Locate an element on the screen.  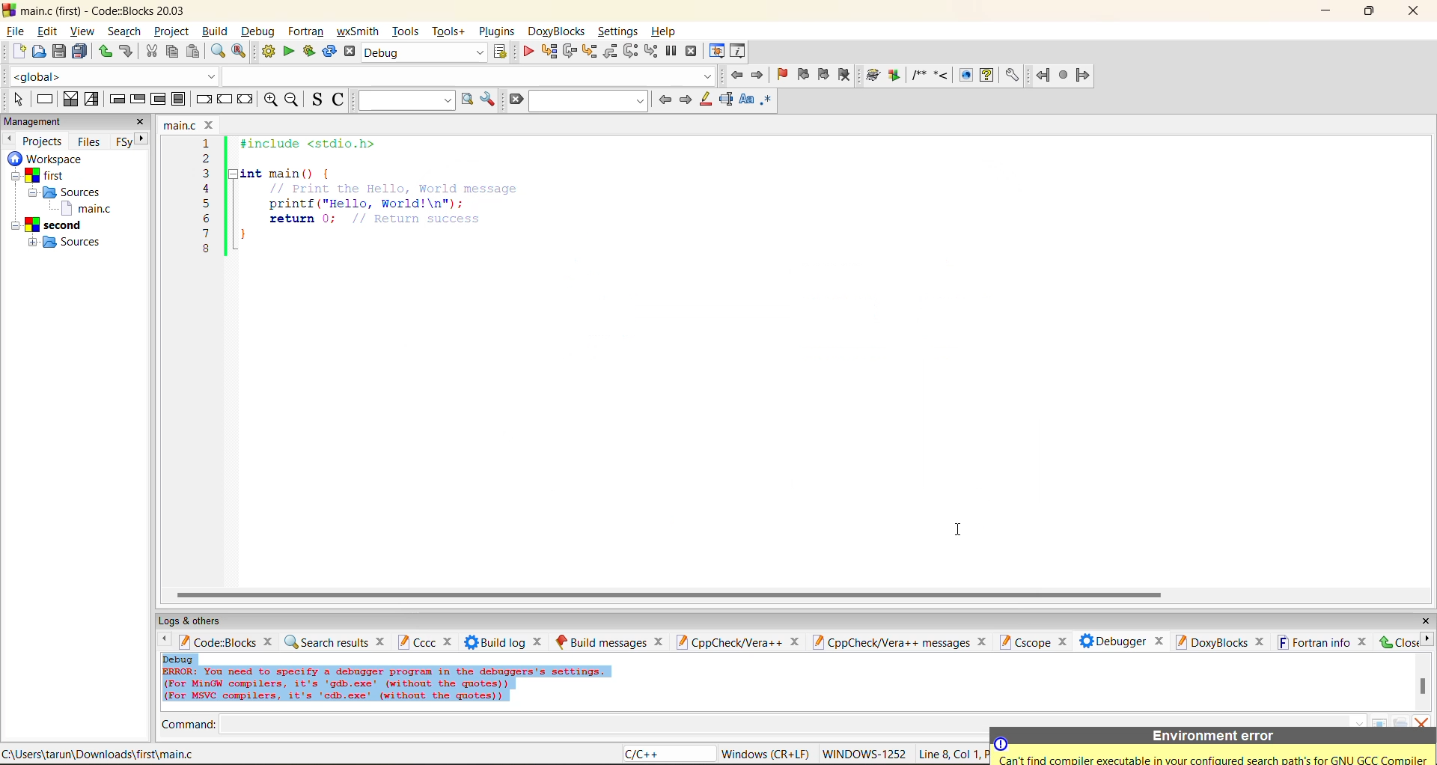
Fsy is located at coordinates (123, 142).